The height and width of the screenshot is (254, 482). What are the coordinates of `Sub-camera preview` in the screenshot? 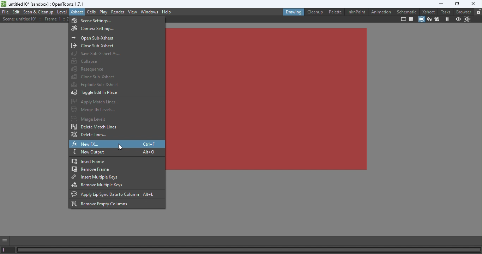 It's located at (468, 19).